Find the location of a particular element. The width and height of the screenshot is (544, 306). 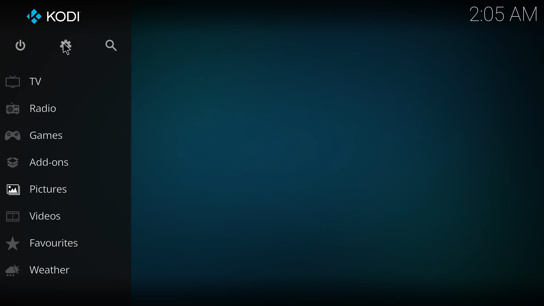

videos is located at coordinates (35, 216).